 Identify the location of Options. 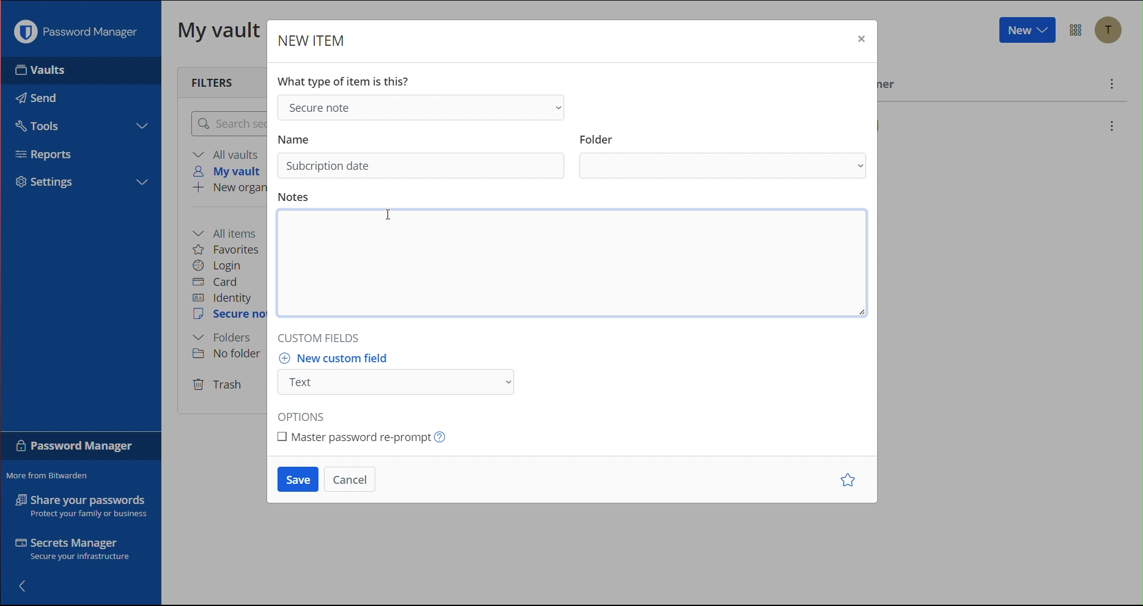
(1077, 31).